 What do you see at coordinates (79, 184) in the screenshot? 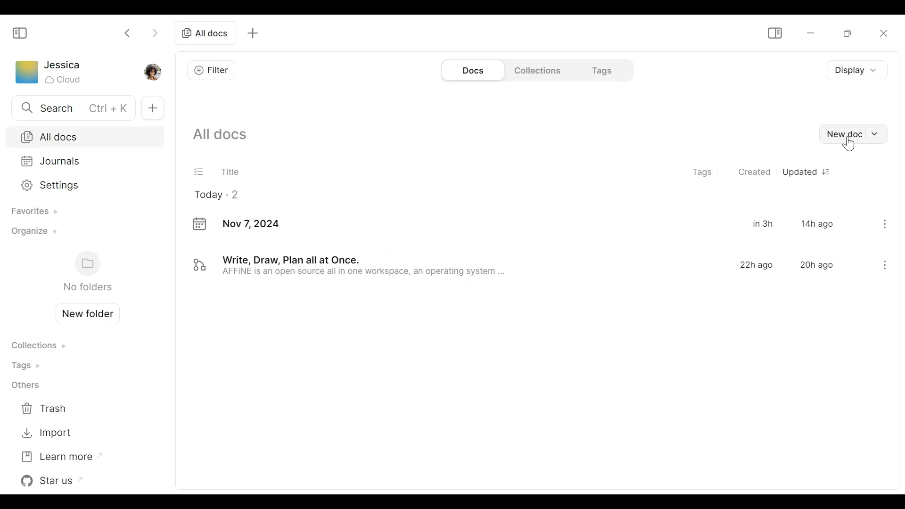
I see `Settings` at bounding box center [79, 184].